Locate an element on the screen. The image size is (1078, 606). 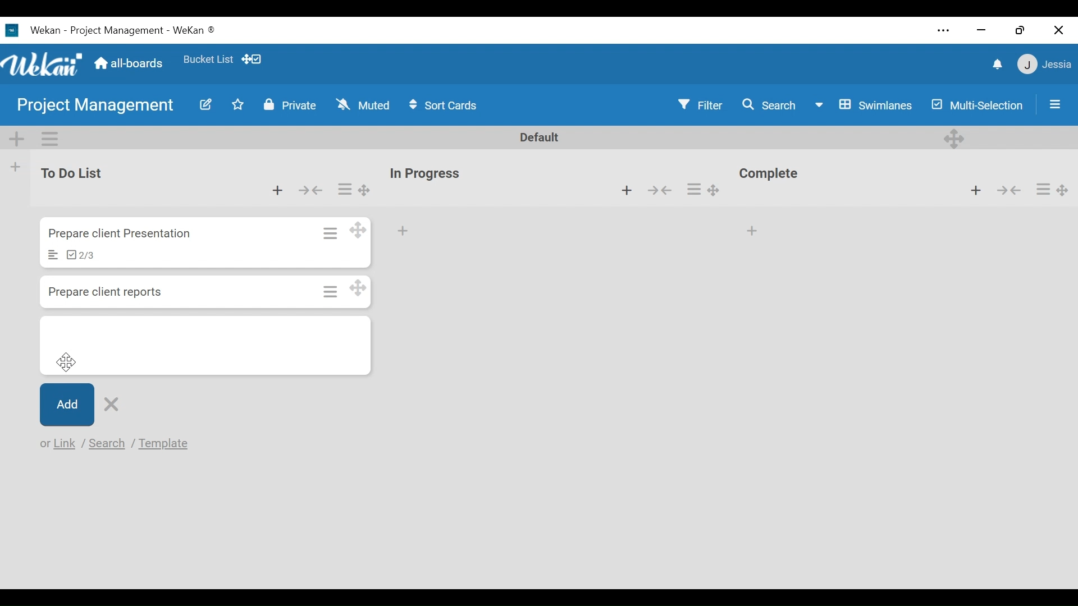
Collapse is located at coordinates (663, 191).